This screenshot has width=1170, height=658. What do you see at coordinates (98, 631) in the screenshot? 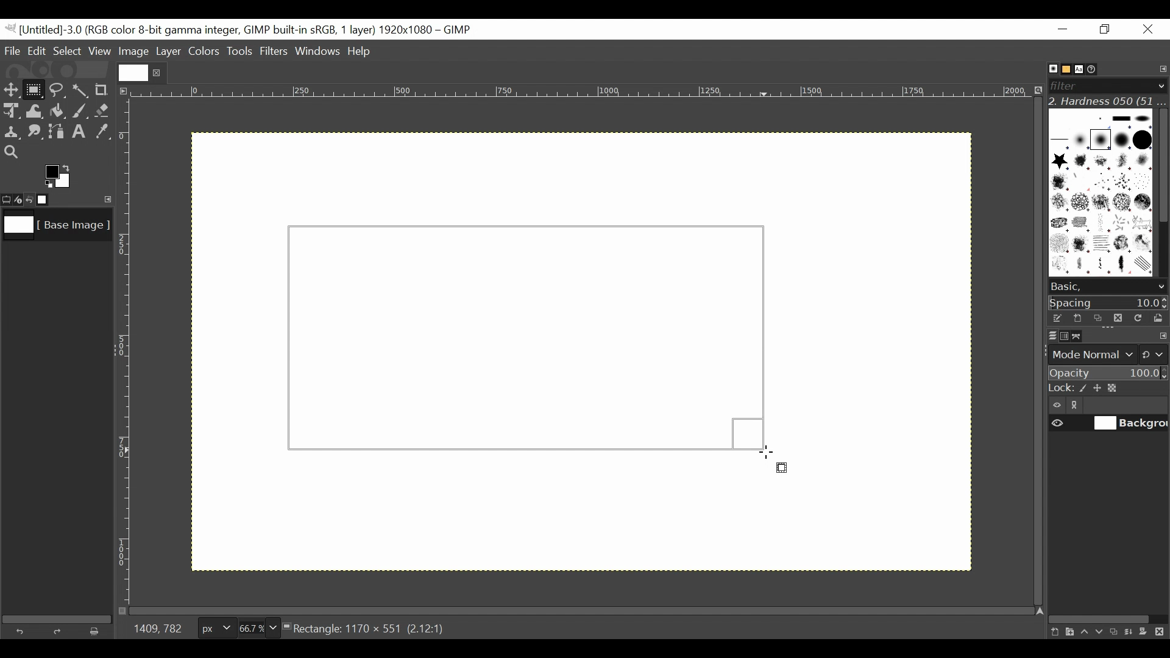
I see `Clear button` at bounding box center [98, 631].